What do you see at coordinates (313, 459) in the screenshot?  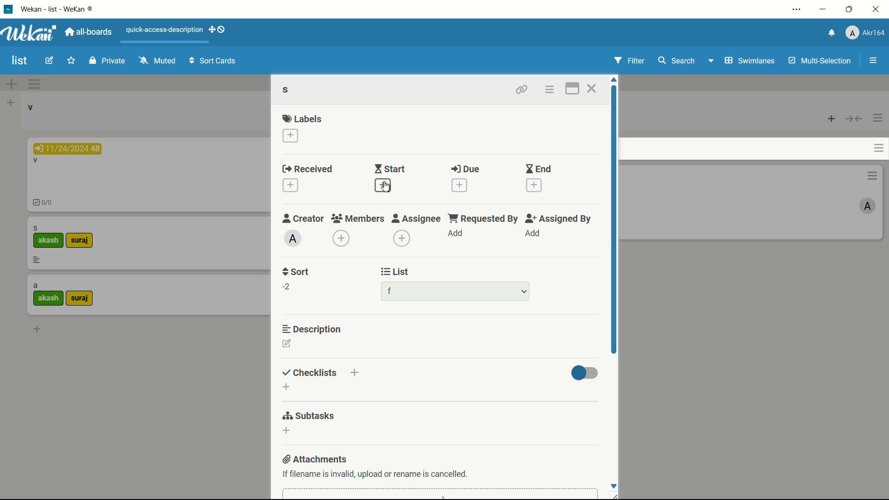 I see `attachments` at bounding box center [313, 459].